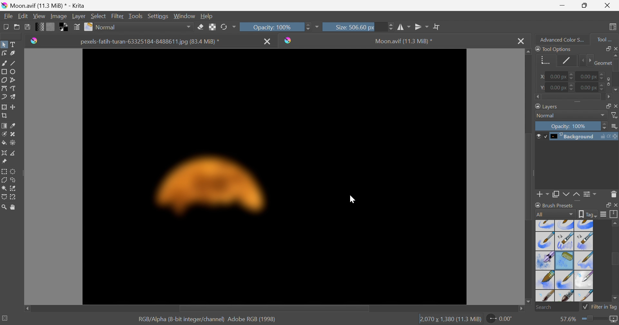  Describe the element at coordinates (573, 97) in the screenshot. I see `Scroll bar` at that location.